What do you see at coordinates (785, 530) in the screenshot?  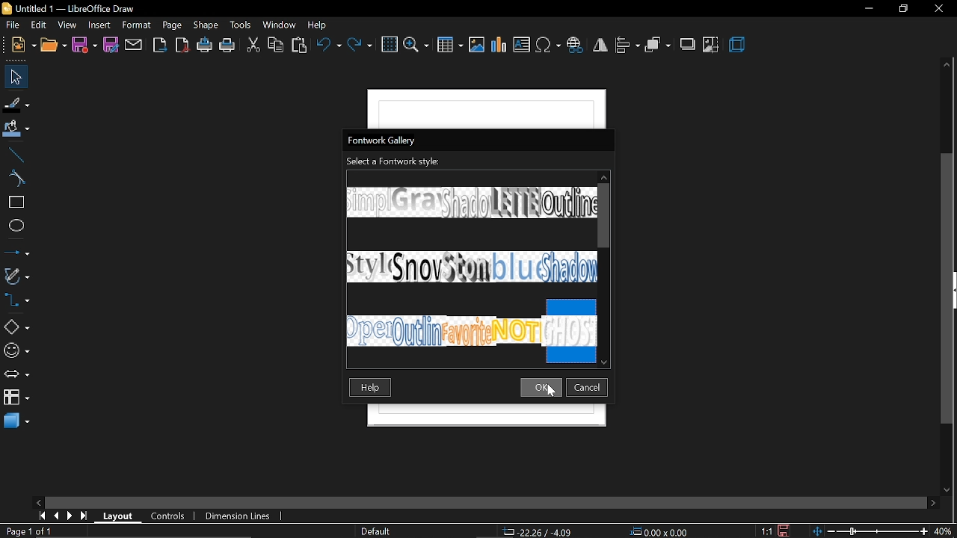 I see `save` at bounding box center [785, 530].